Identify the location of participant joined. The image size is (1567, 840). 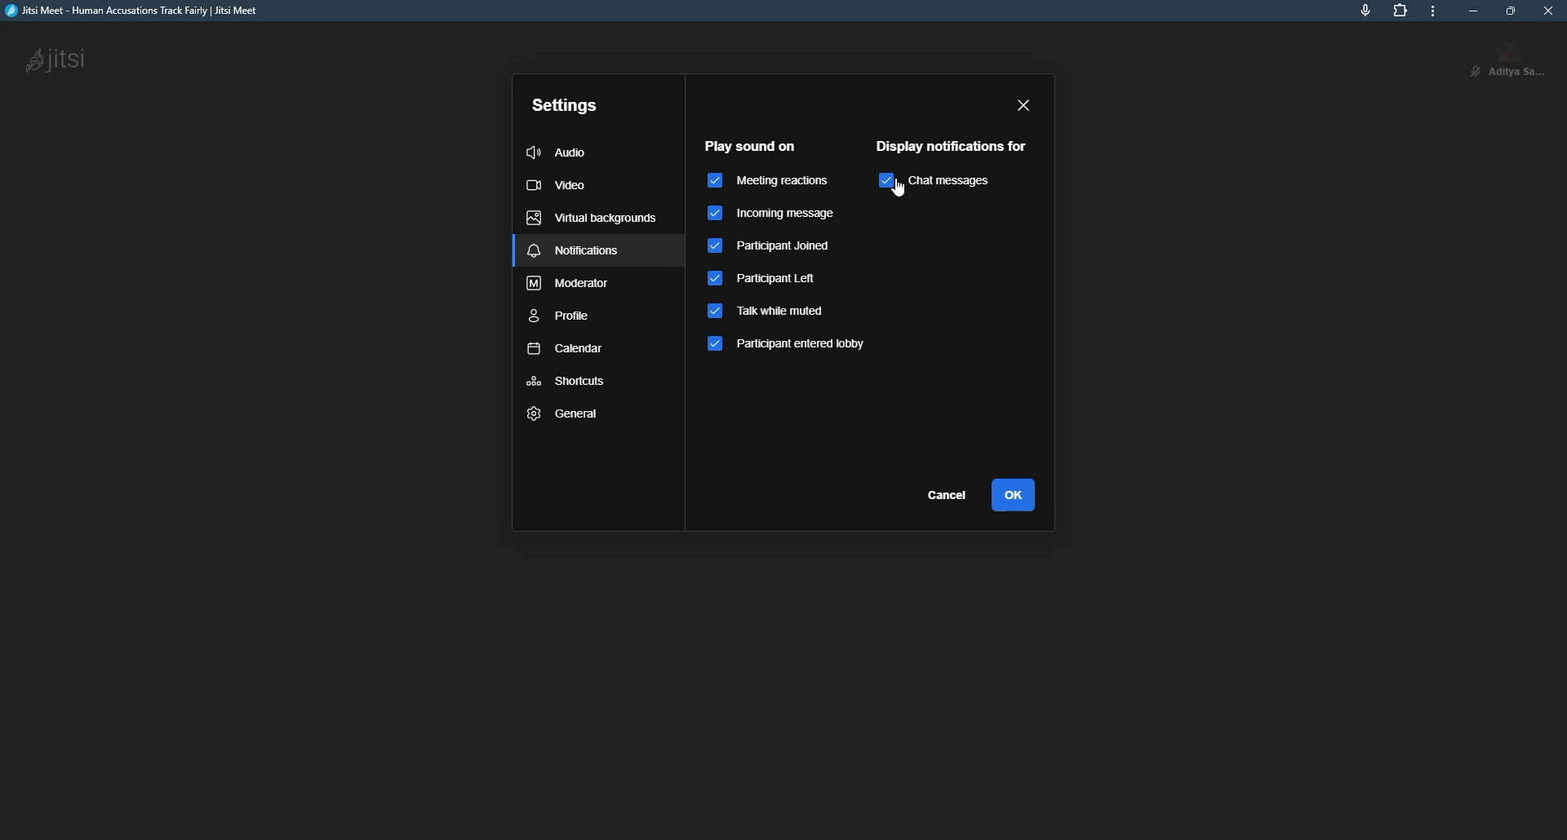
(769, 245).